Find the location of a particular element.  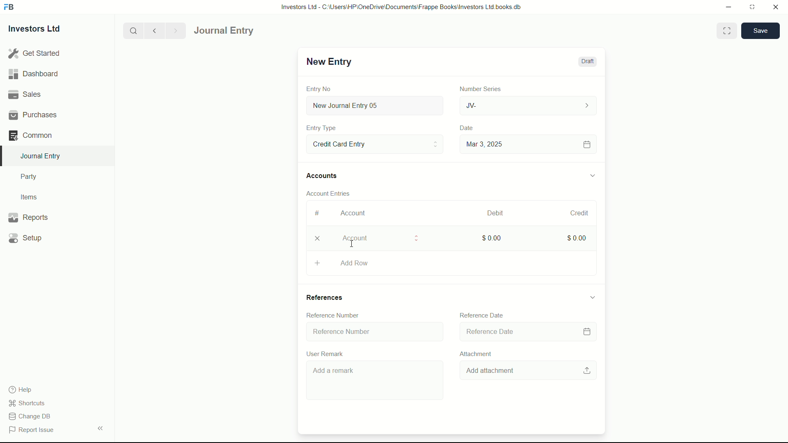

Investors Ltd - C:\Users\HP\OneDrive\Documents\Frappe Books\Investors Ltd books.db is located at coordinates (402, 7).